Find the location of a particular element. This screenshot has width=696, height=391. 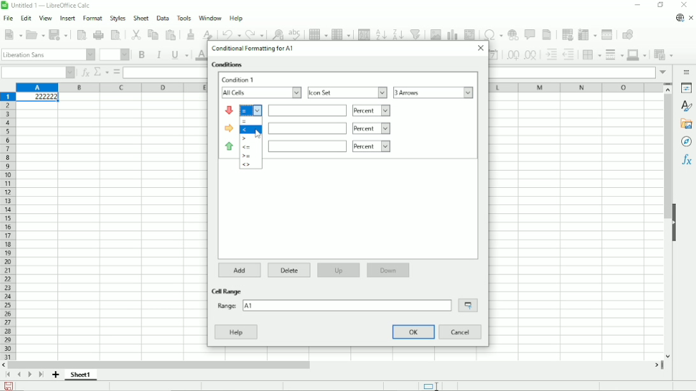

Sheet is located at coordinates (140, 18).